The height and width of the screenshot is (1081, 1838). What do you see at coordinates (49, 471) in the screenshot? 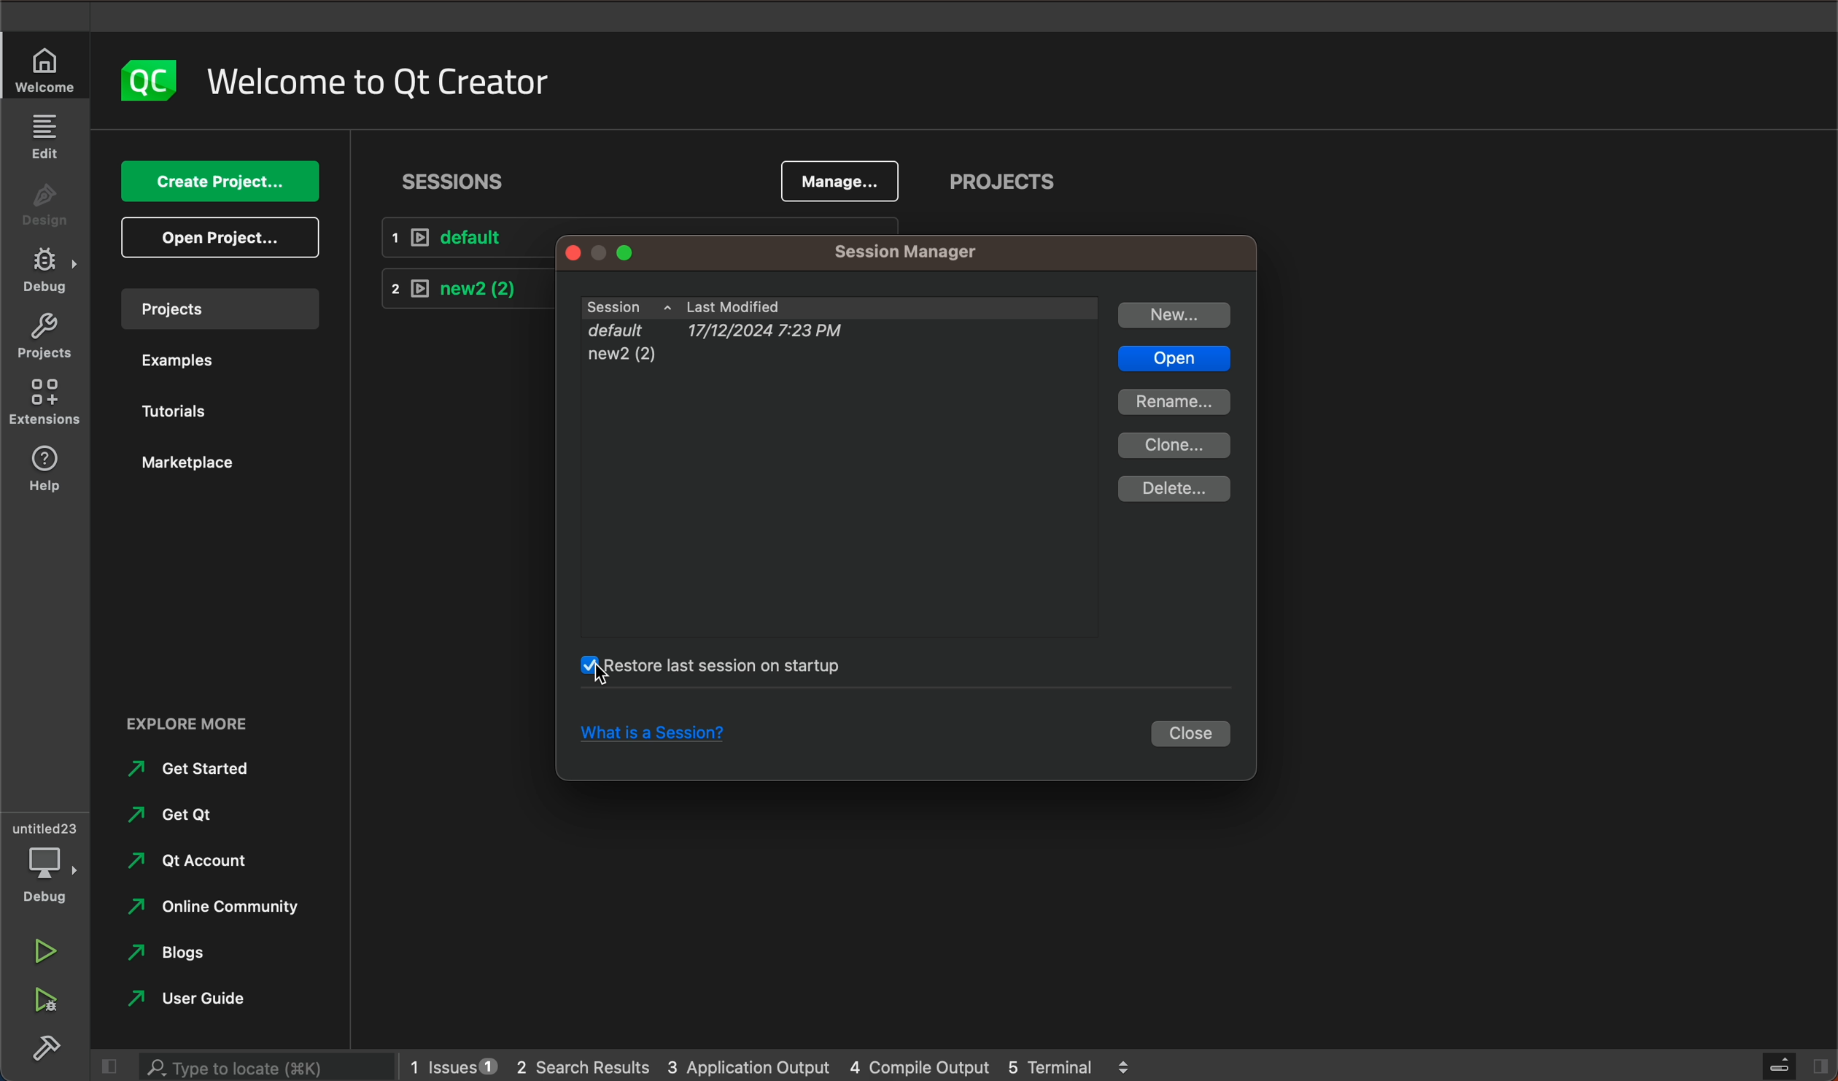
I see `help` at bounding box center [49, 471].